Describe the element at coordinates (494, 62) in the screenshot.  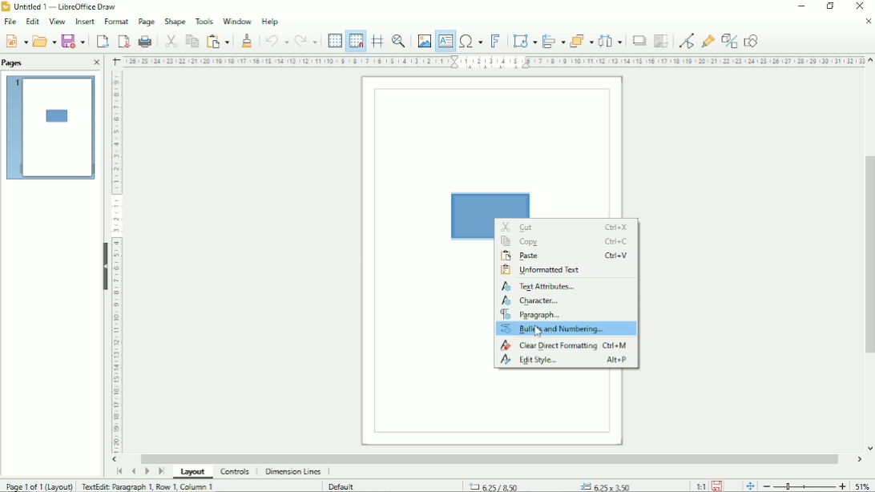
I see `Horizontal scale` at that location.